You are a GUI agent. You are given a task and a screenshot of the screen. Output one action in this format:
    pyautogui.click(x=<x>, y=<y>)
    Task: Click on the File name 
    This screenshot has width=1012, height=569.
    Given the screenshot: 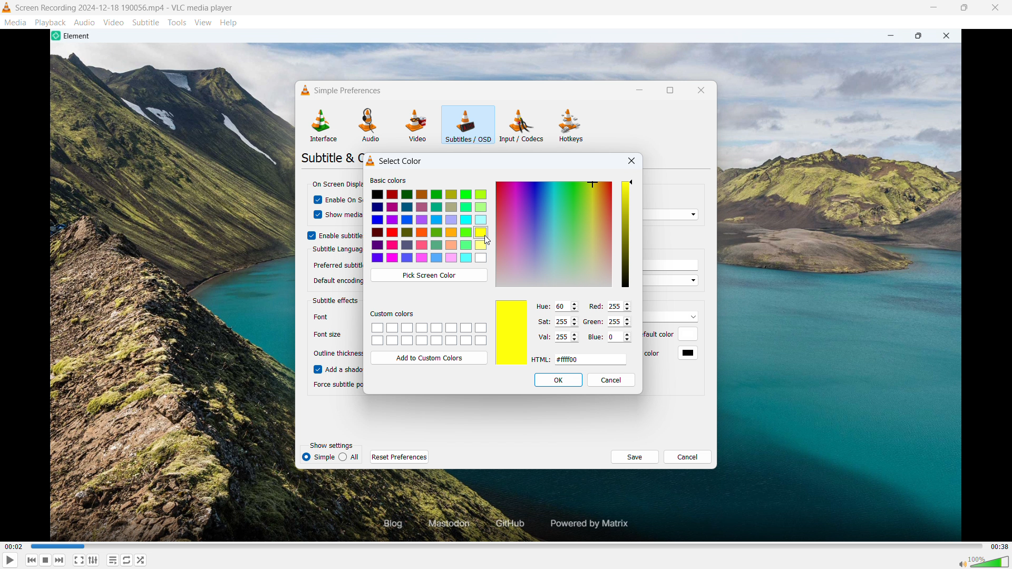 What is the action you would take?
    pyautogui.click(x=125, y=8)
    